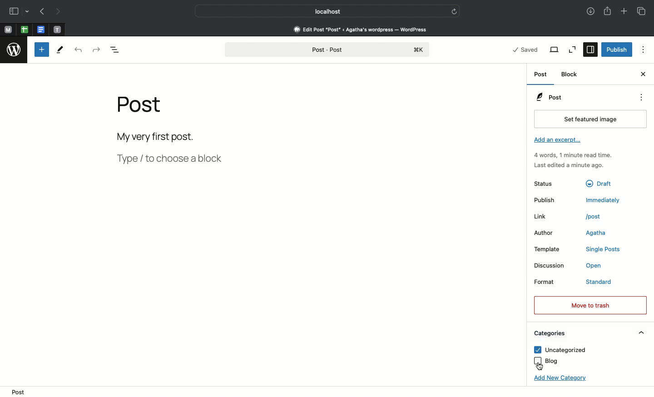  What do you see at coordinates (25, 30) in the screenshot?
I see `spread sheet` at bounding box center [25, 30].